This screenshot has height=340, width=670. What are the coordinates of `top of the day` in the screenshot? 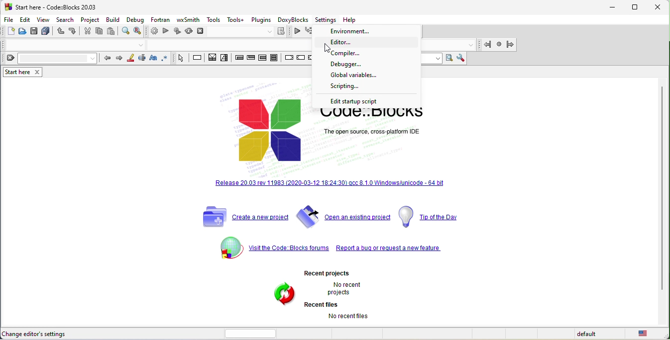 It's located at (432, 216).